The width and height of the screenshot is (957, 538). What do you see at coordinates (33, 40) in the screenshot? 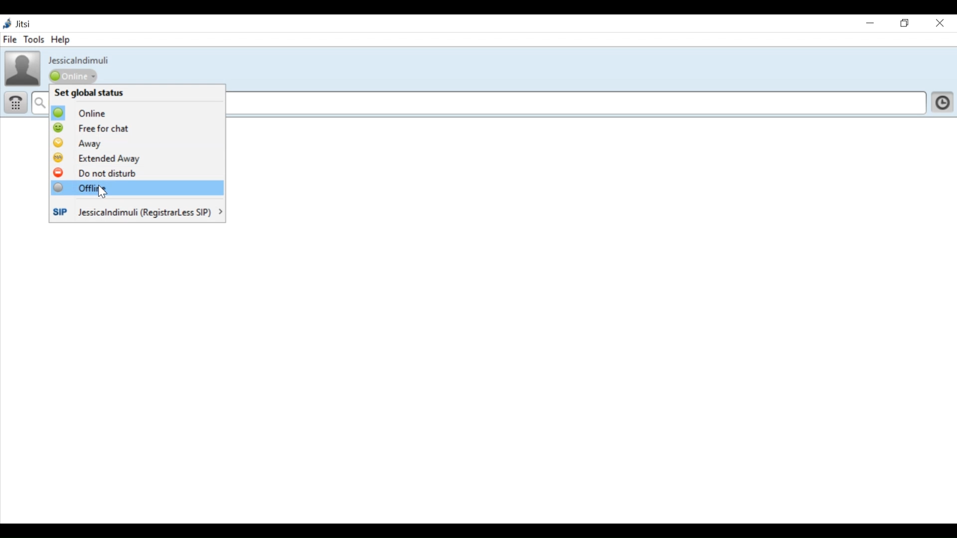
I see `Tools` at bounding box center [33, 40].